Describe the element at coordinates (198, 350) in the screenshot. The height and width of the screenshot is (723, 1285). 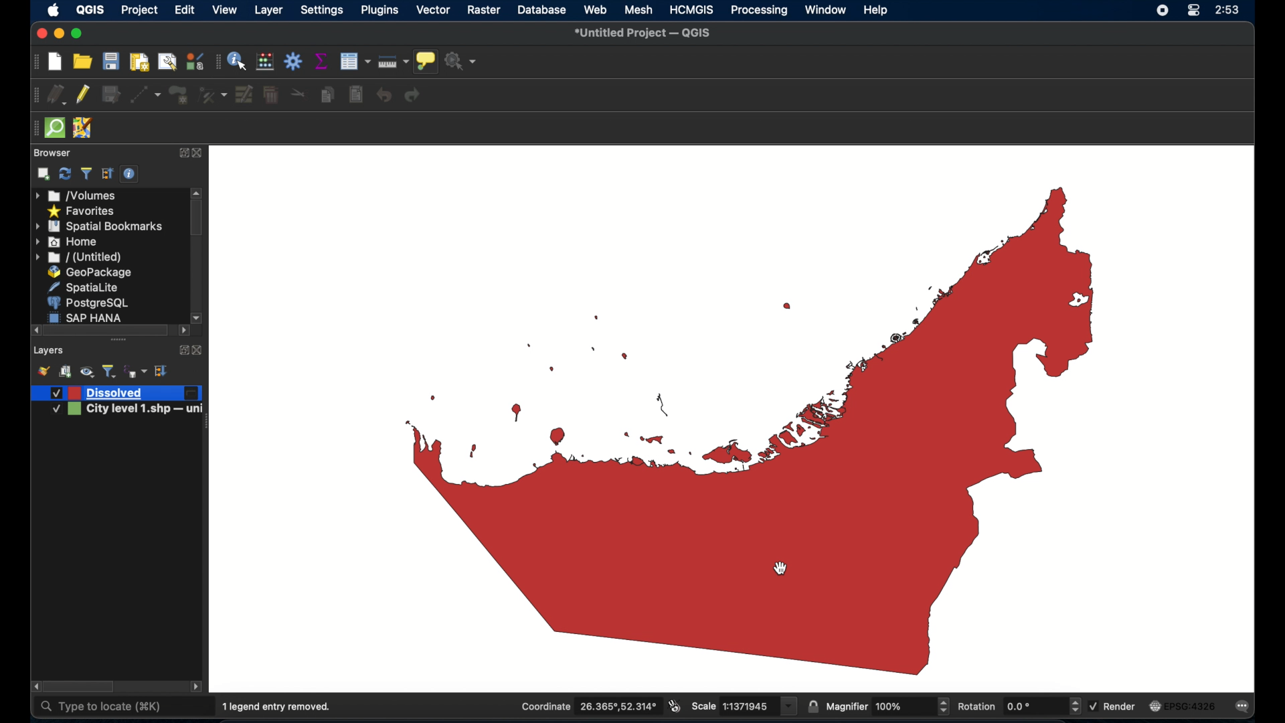
I see `close` at that location.